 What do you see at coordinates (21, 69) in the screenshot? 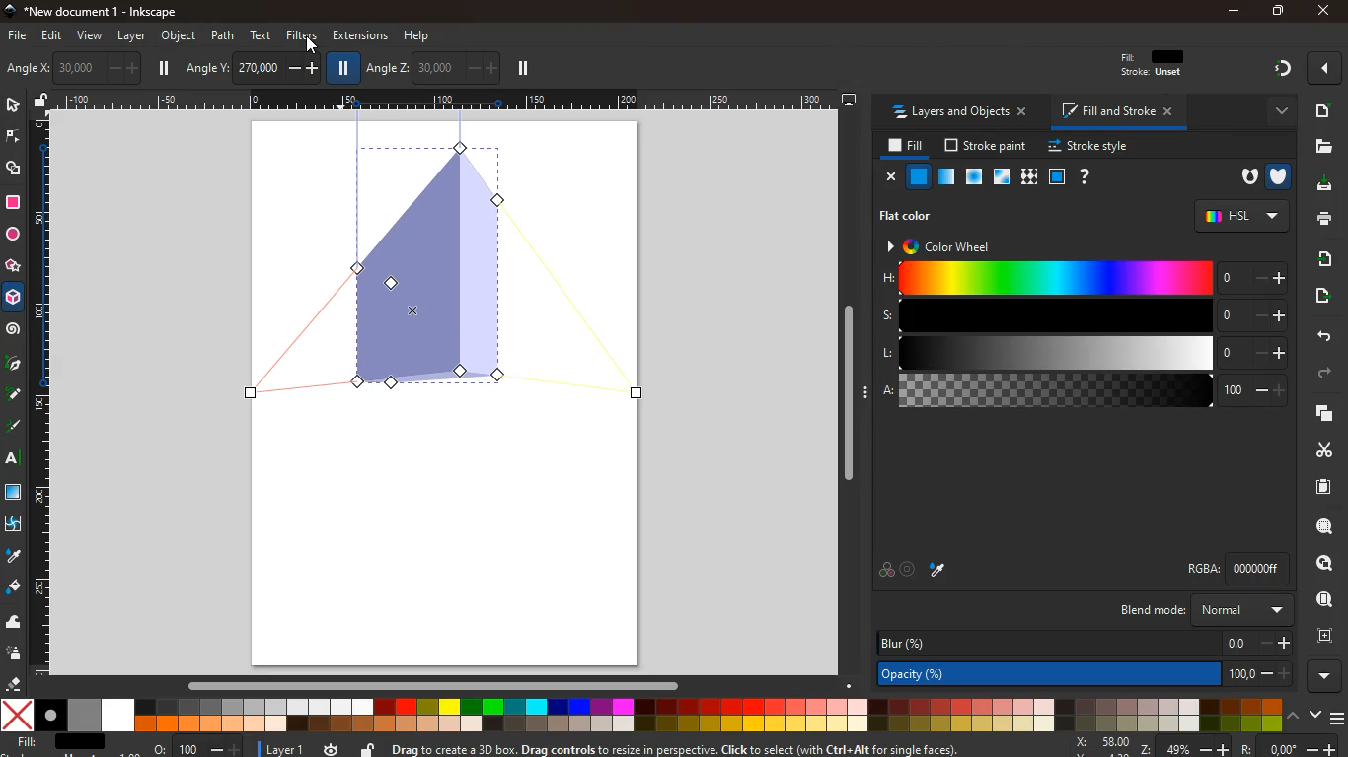
I see `photo` at bounding box center [21, 69].